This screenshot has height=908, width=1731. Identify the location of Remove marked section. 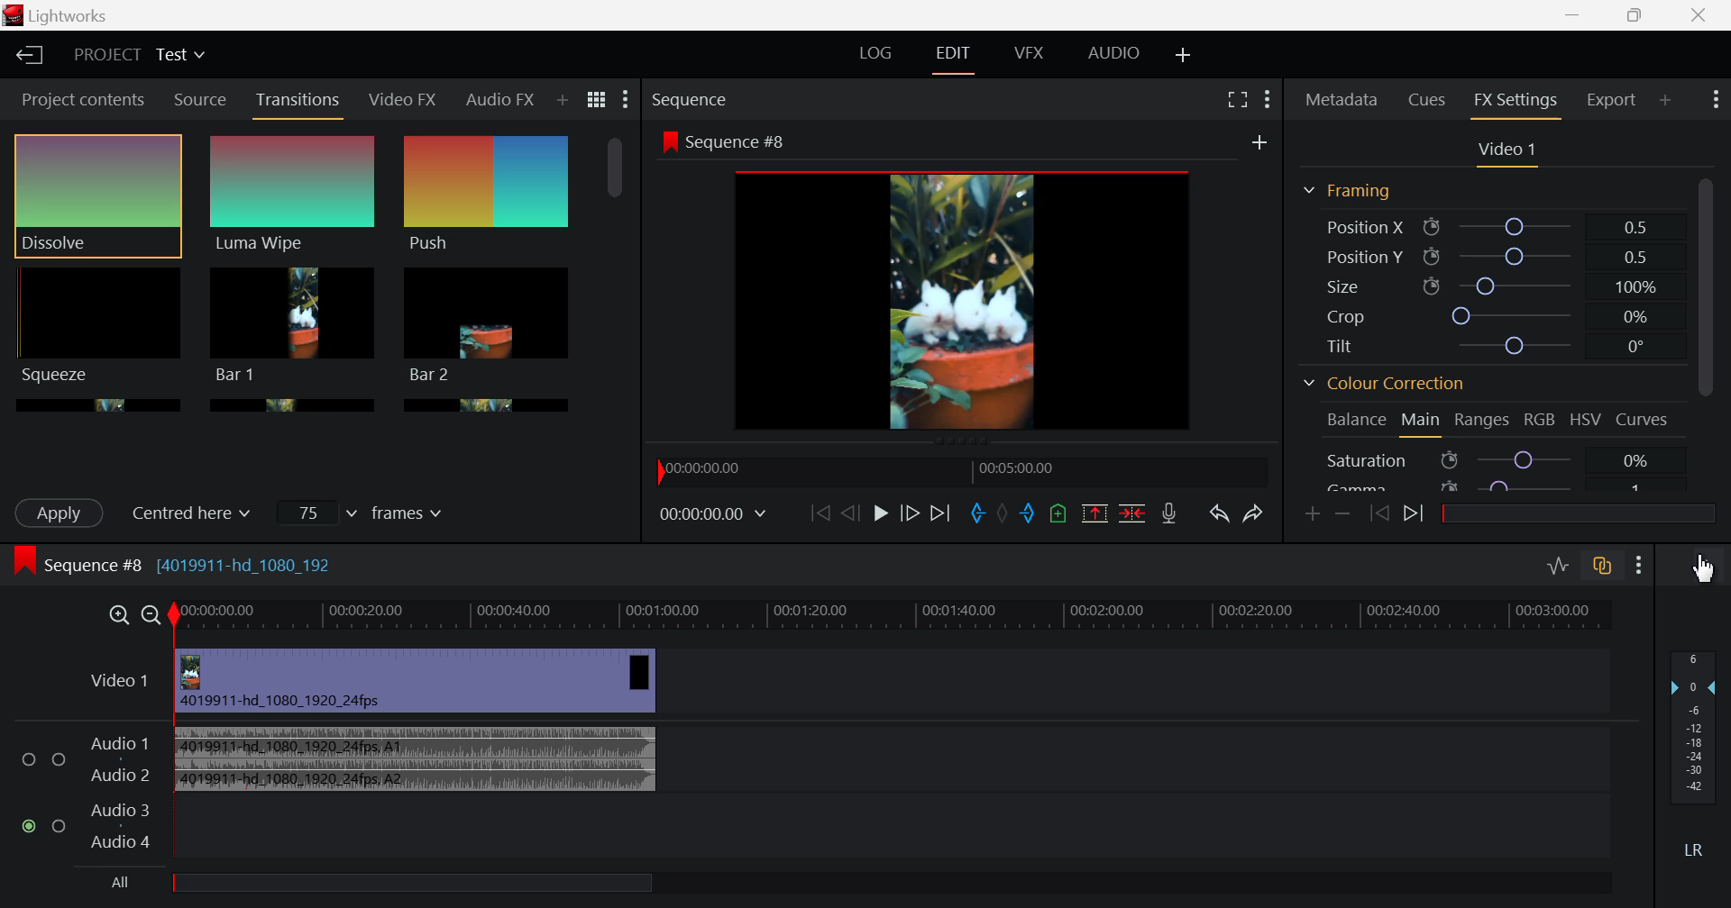
(1094, 511).